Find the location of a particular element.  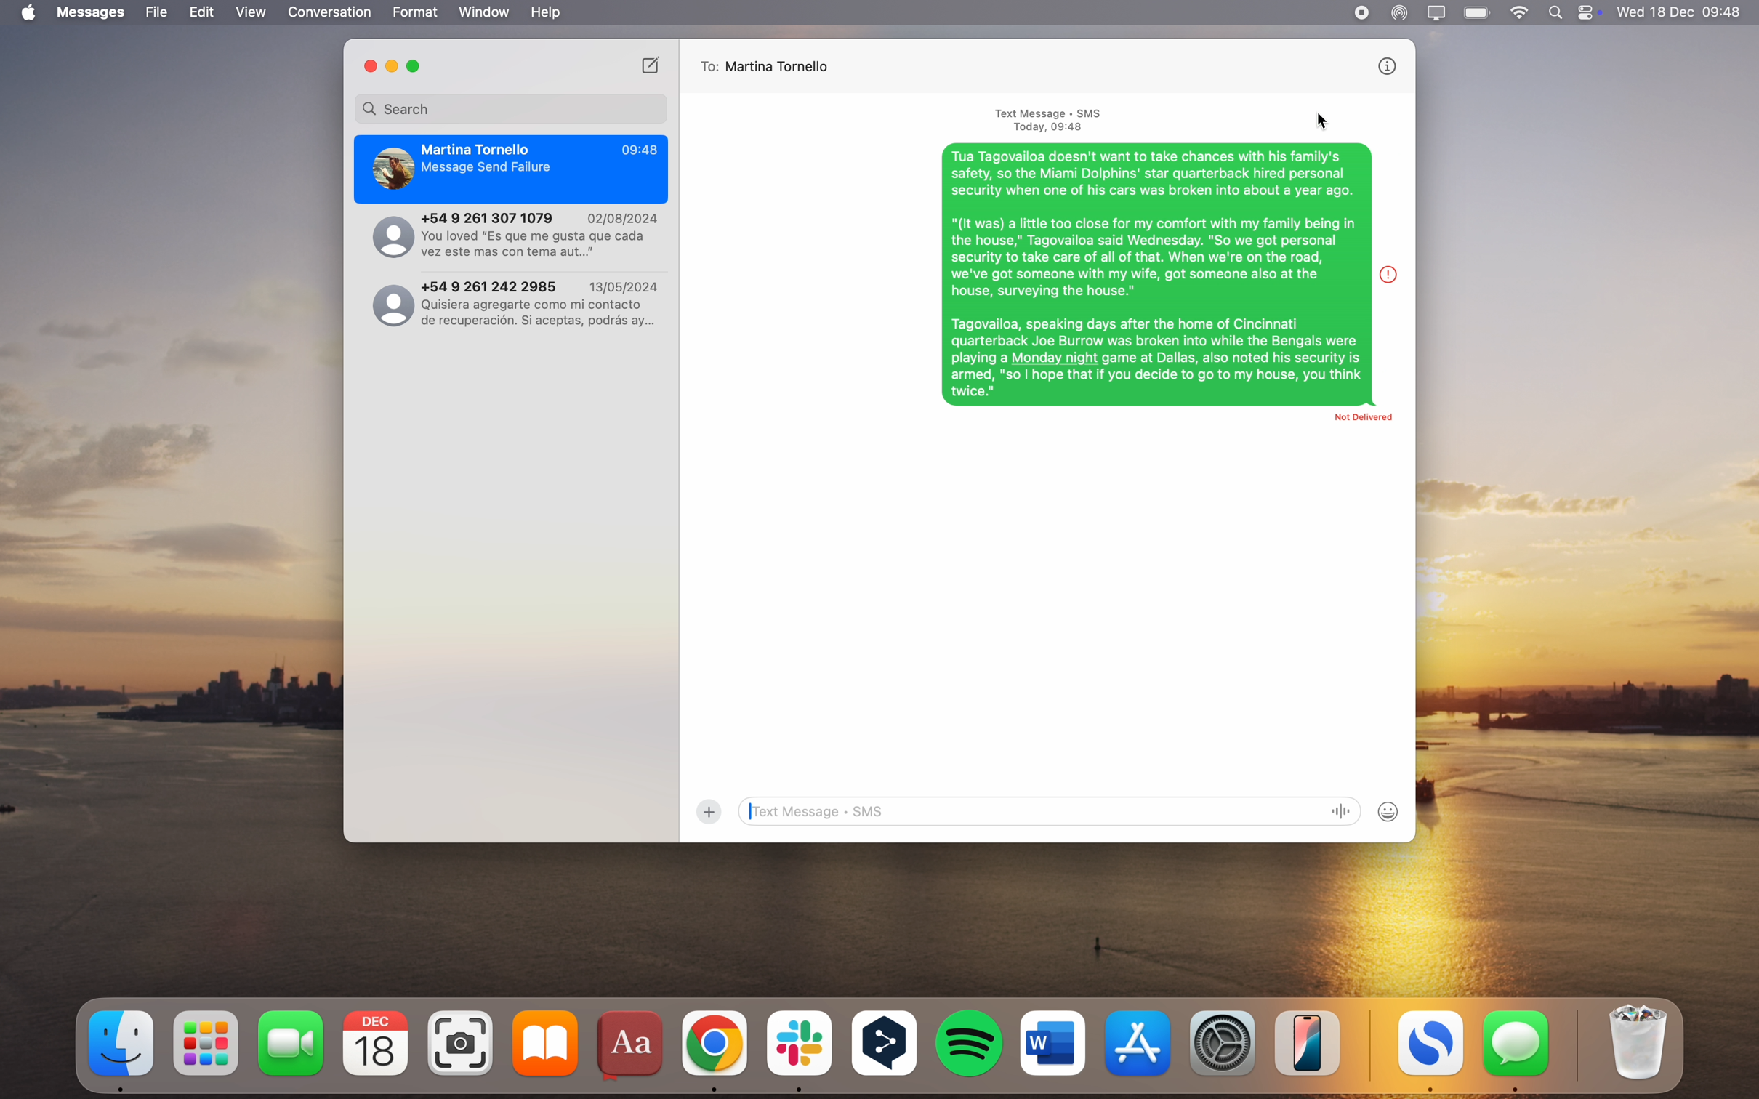

settings is located at coordinates (1225, 1041).